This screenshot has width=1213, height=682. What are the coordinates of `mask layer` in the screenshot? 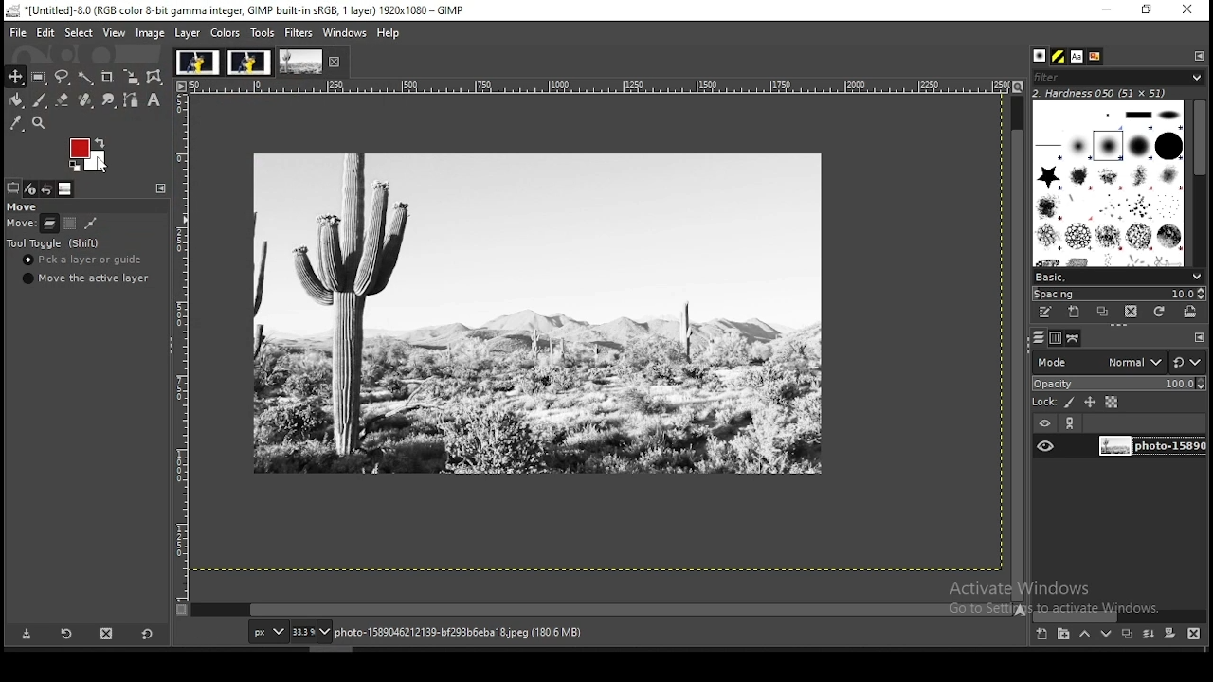 It's located at (1169, 635).